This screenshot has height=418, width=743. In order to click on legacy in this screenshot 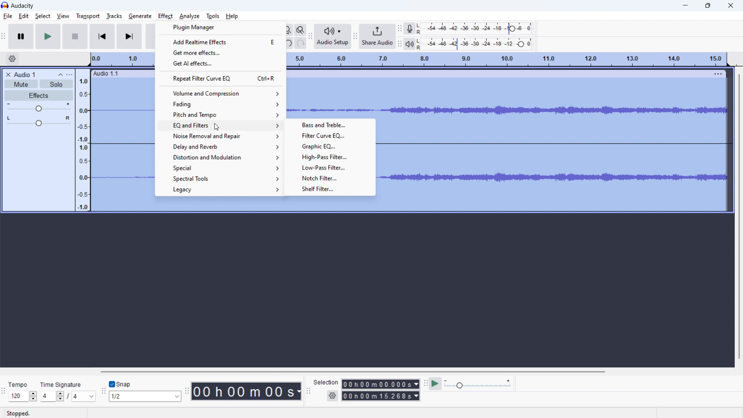, I will do `click(219, 190)`.